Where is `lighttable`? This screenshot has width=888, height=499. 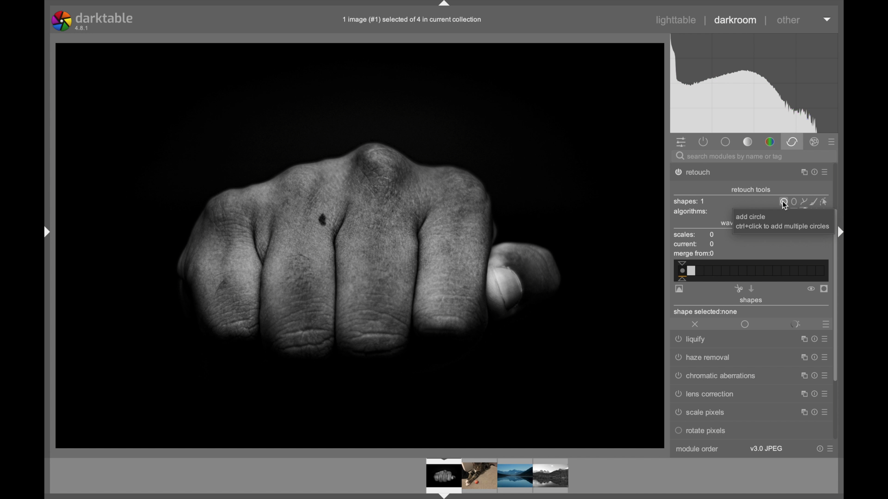
lighttable is located at coordinates (676, 20).